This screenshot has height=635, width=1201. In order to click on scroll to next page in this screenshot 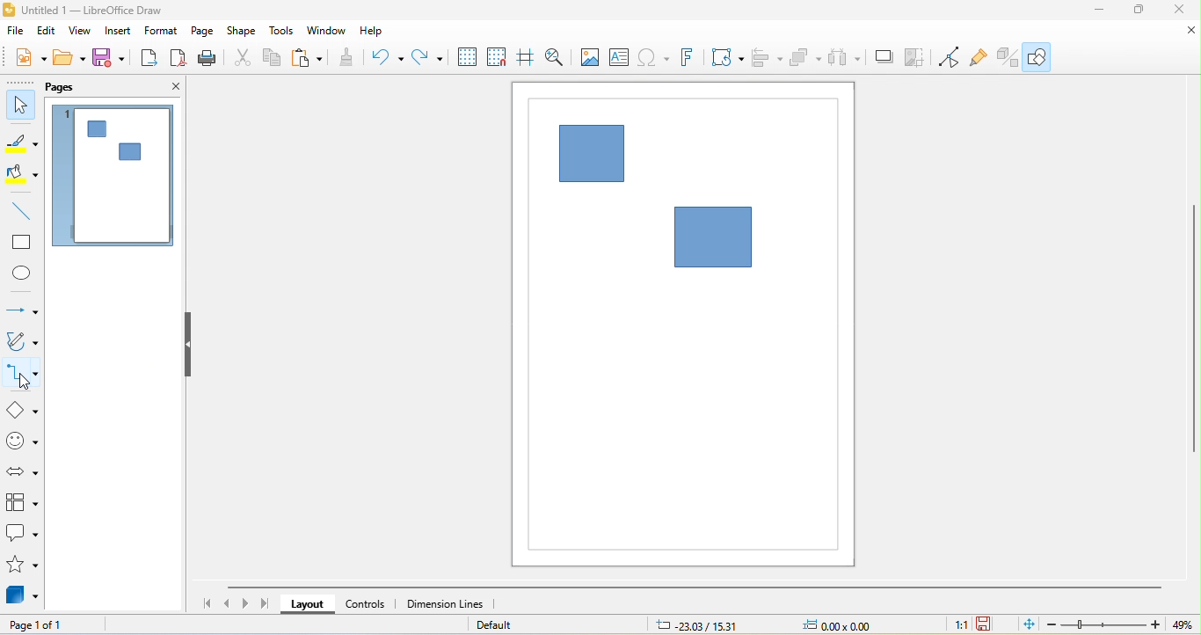, I will do `click(246, 605)`.